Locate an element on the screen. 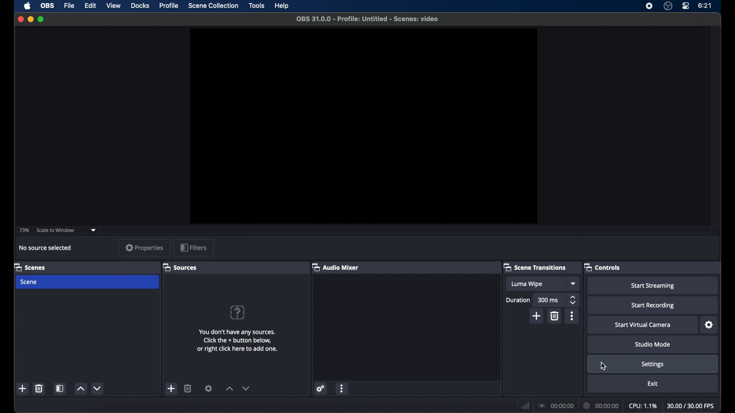 Image resolution: width=735 pixels, height=413 pixels. oBS 31.0.0 - Profile: Untitled - Scenes: video is located at coordinates (372, 20).